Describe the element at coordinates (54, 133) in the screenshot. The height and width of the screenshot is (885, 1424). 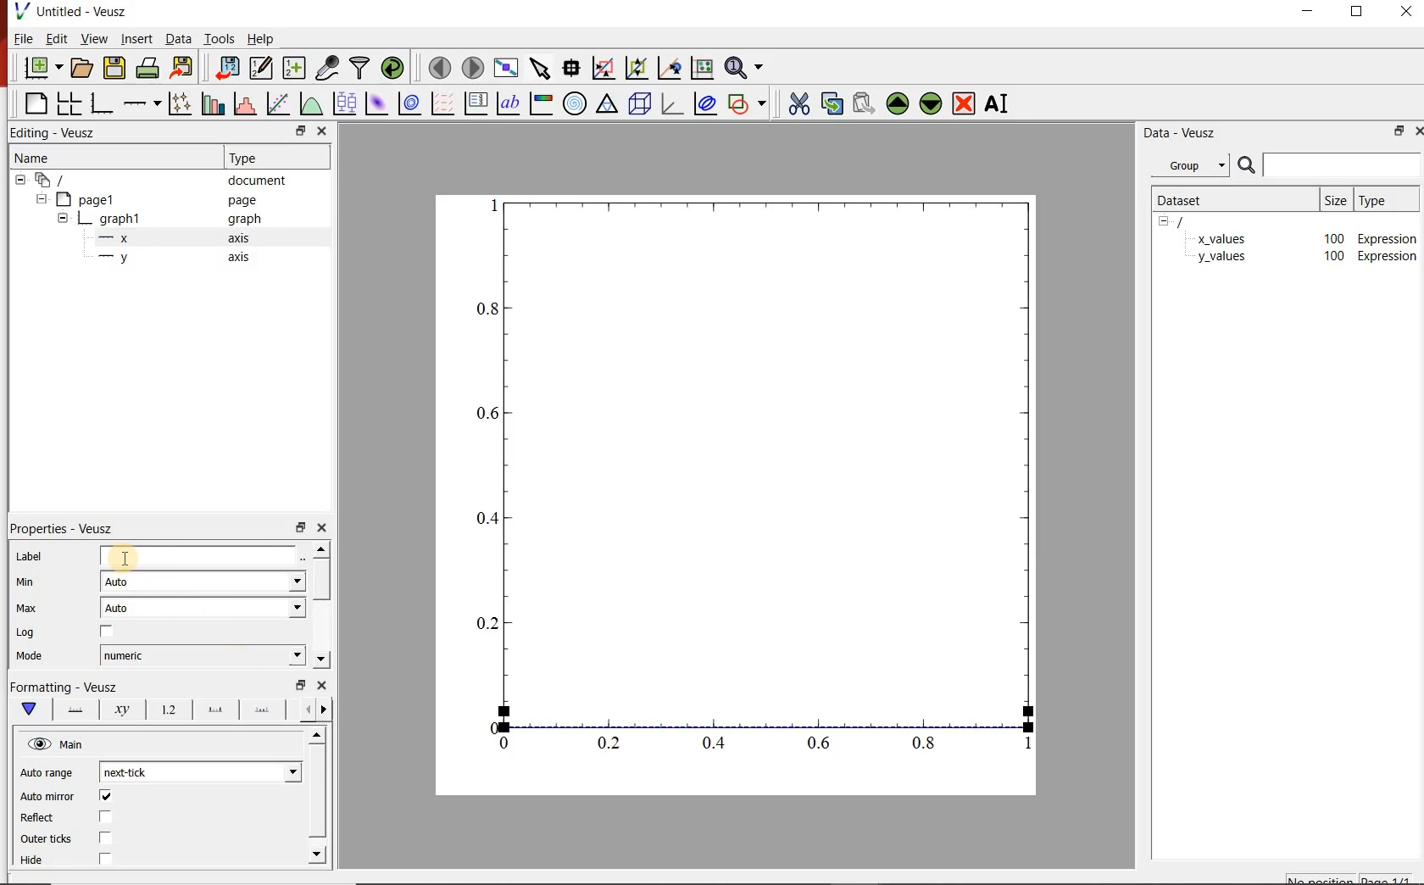
I see `Editing - Veusz` at that location.